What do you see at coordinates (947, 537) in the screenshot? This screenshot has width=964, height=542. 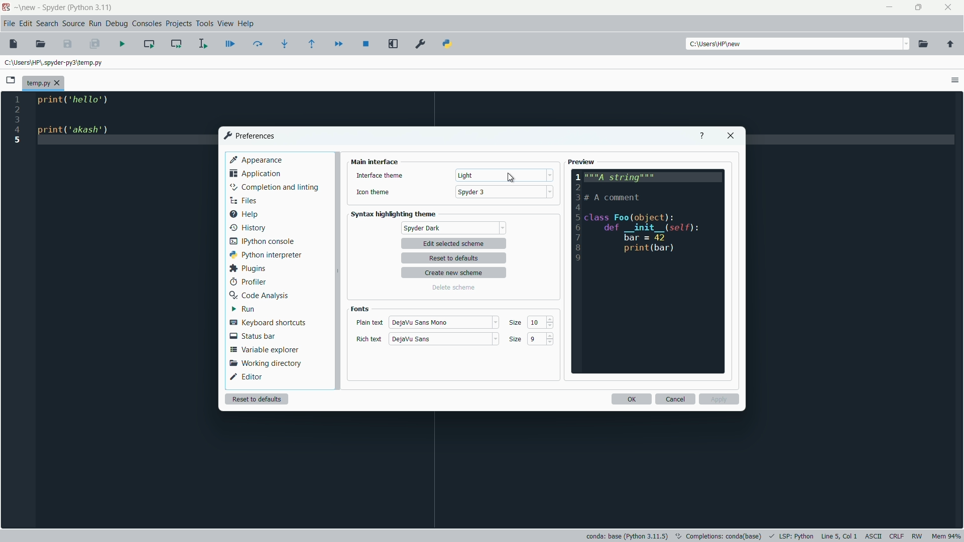 I see `memory usage` at bounding box center [947, 537].